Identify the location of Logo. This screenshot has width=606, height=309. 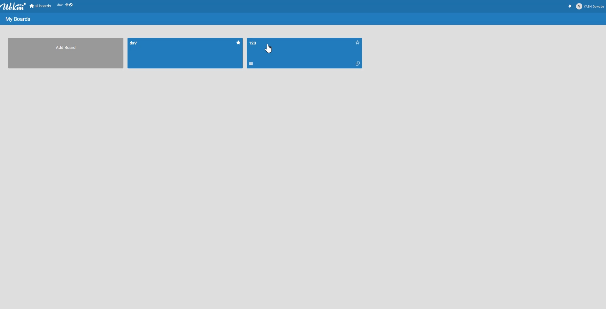
(14, 6).